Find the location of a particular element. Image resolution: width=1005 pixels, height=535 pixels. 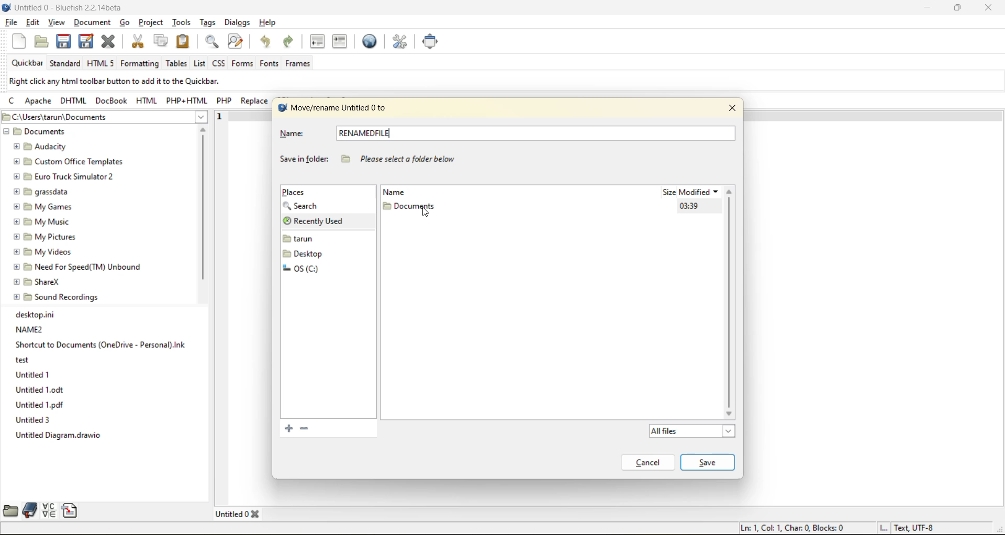

edit is located at coordinates (35, 23).